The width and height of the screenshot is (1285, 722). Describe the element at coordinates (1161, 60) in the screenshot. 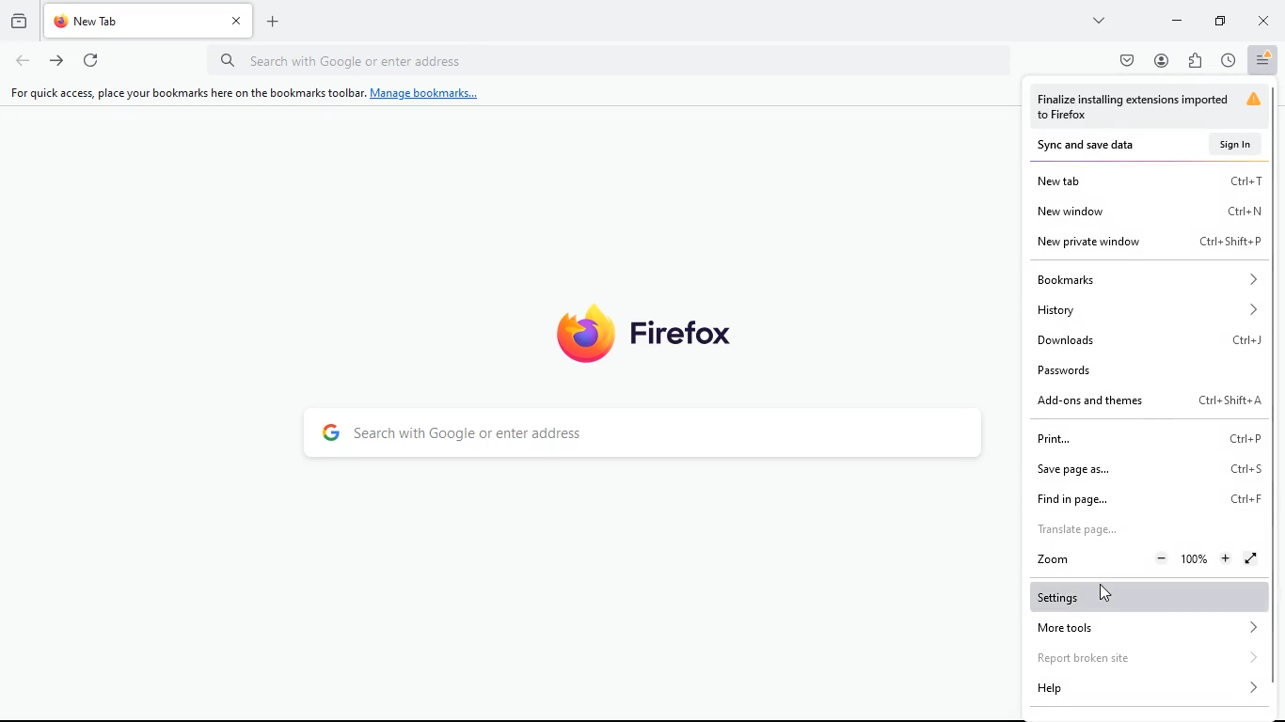

I see `profile` at that location.